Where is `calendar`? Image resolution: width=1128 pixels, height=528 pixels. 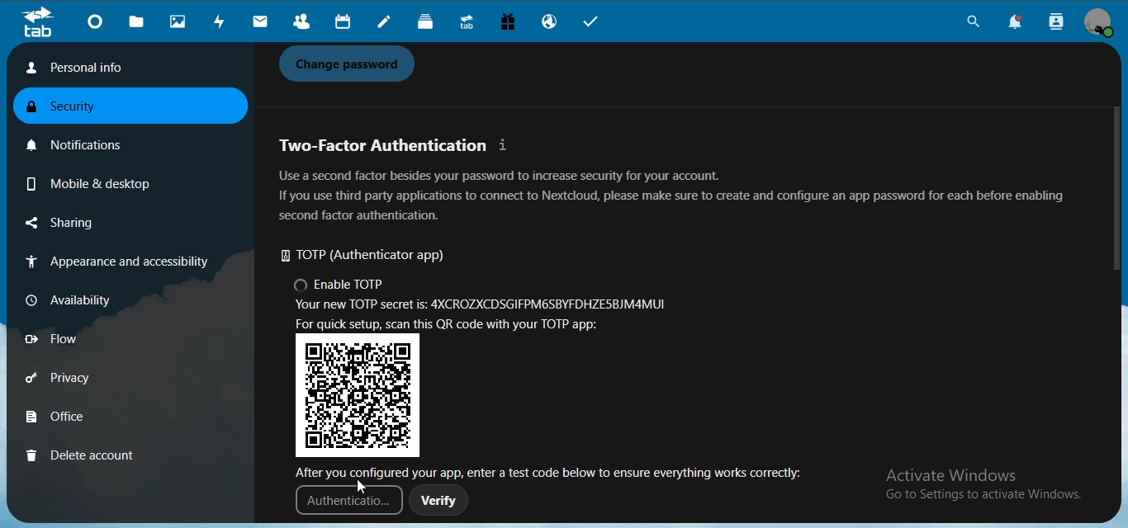
calendar is located at coordinates (341, 22).